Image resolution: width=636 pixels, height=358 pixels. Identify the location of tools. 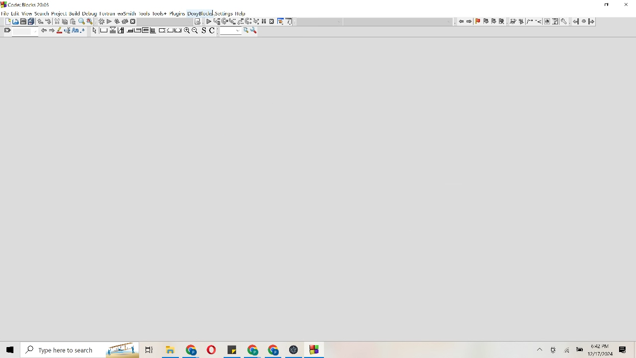
(565, 22).